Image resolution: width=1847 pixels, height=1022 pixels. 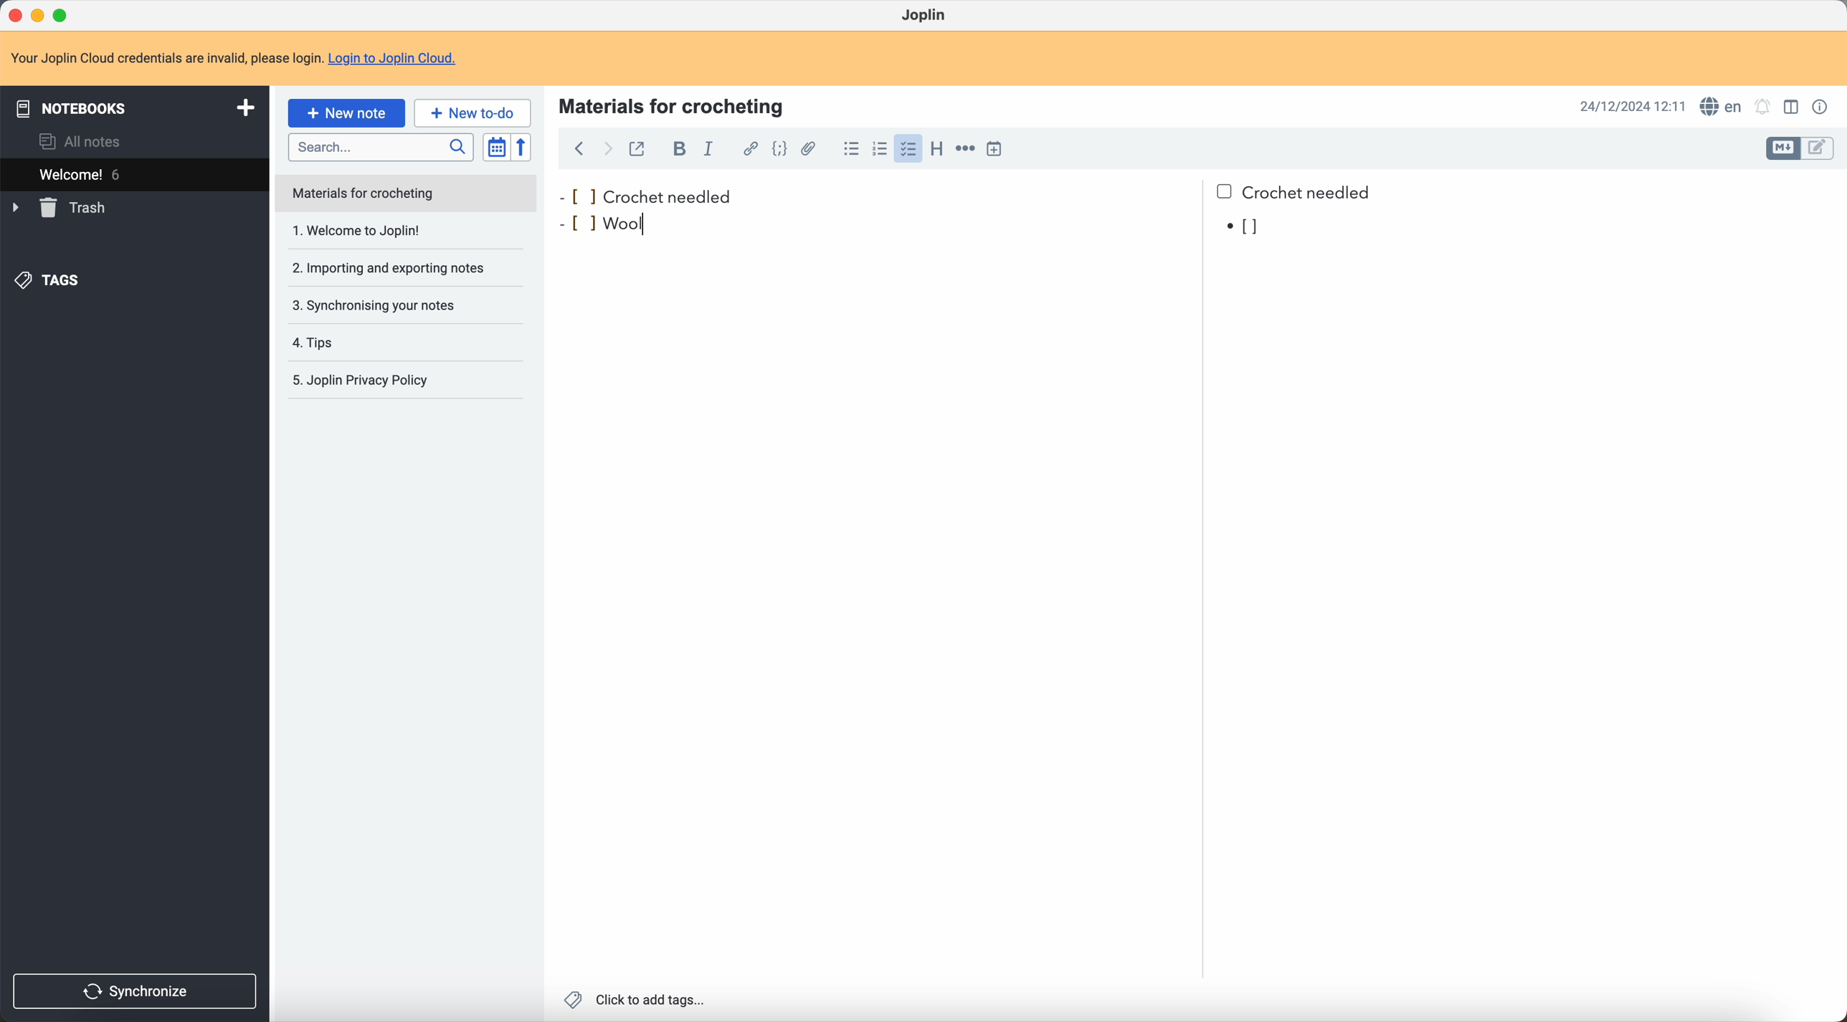 What do you see at coordinates (579, 151) in the screenshot?
I see `back` at bounding box center [579, 151].